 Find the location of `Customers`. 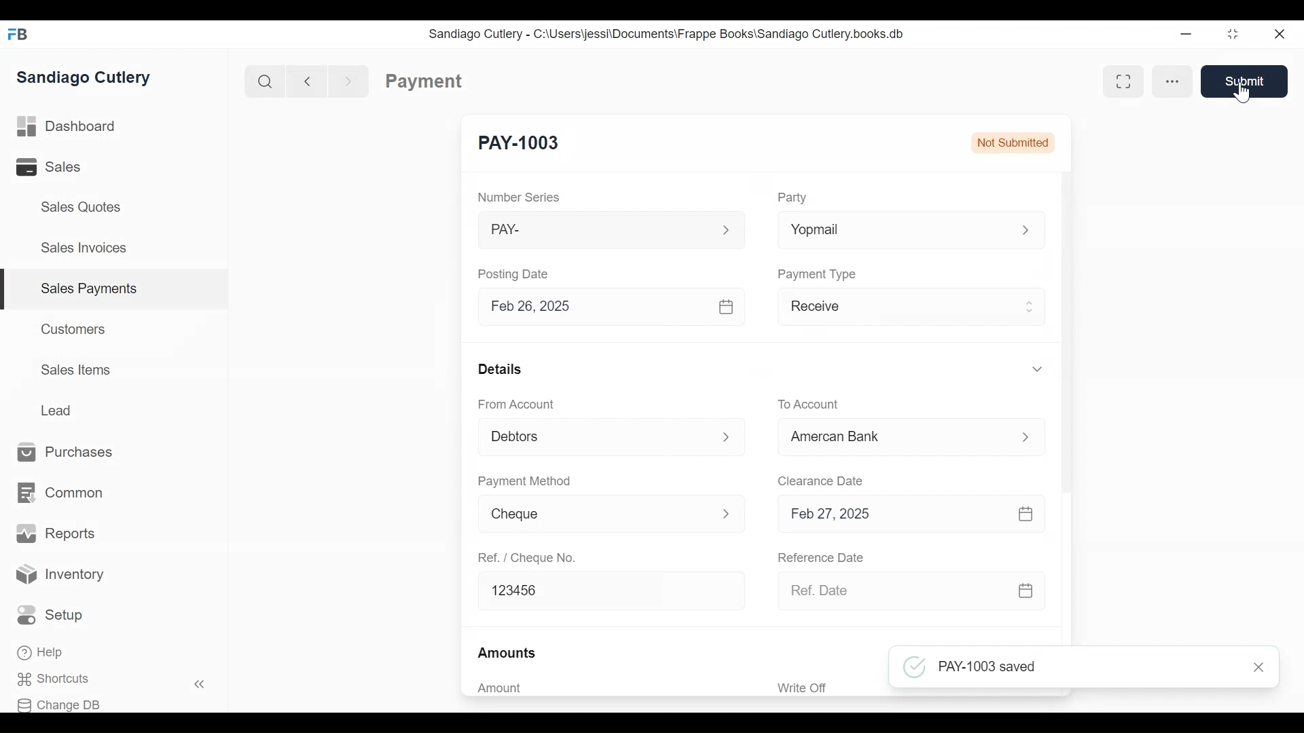

Customers is located at coordinates (75, 328).